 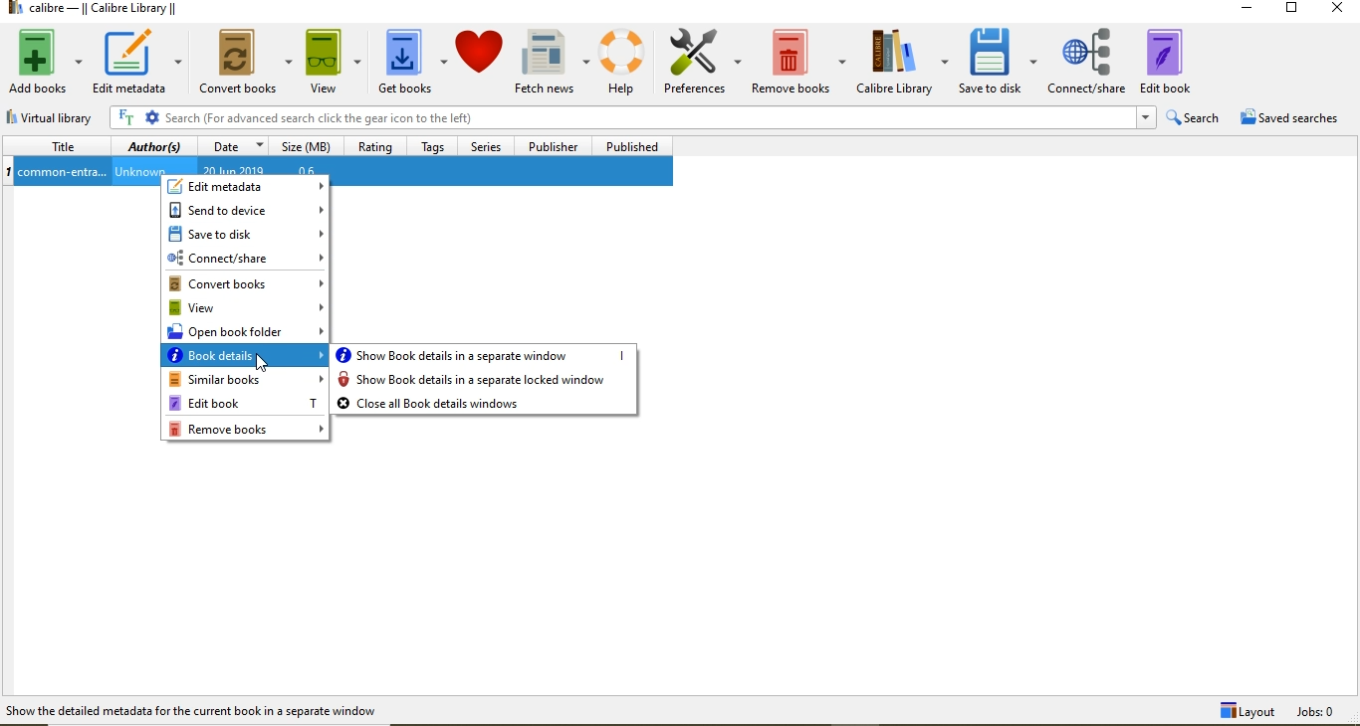 What do you see at coordinates (551, 146) in the screenshot?
I see `publisher` at bounding box center [551, 146].